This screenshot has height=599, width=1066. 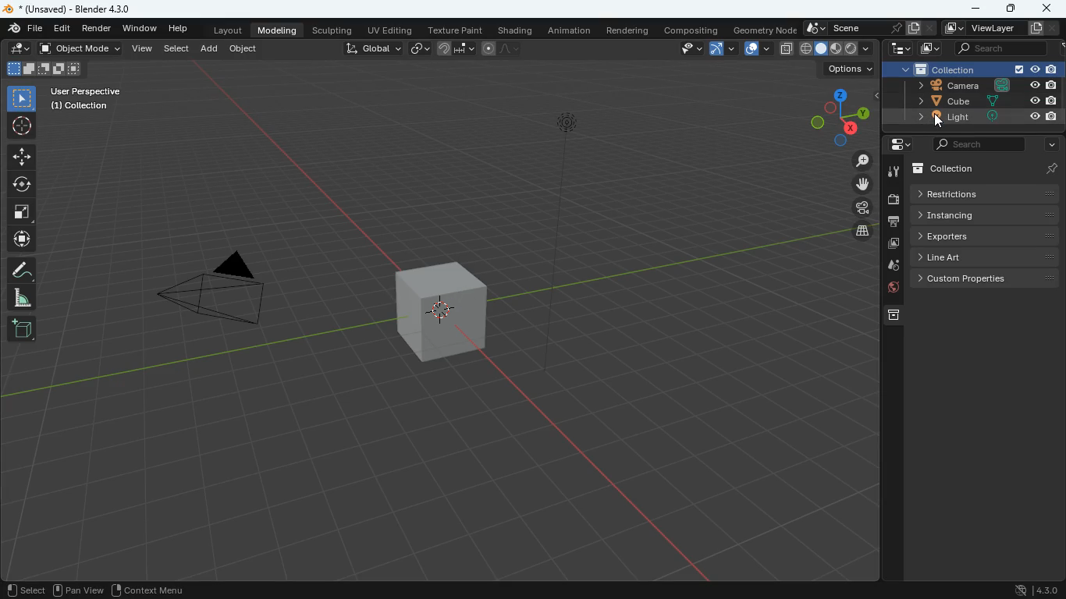 What do you see at coordinates (20, 186) in the screenshot?
I see `rotate` at bounding box center [20, 186].